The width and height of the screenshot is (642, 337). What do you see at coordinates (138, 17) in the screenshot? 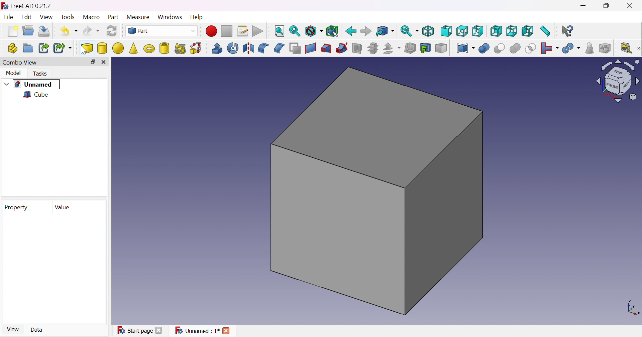
I see `Measure` at bounding box center [138, 17].